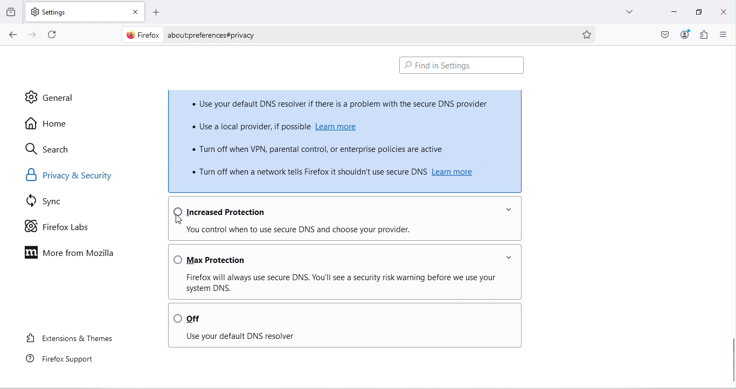 The height and width of the screenshot is (389, 736). I want to click on Open application menu, so click(723, 34).